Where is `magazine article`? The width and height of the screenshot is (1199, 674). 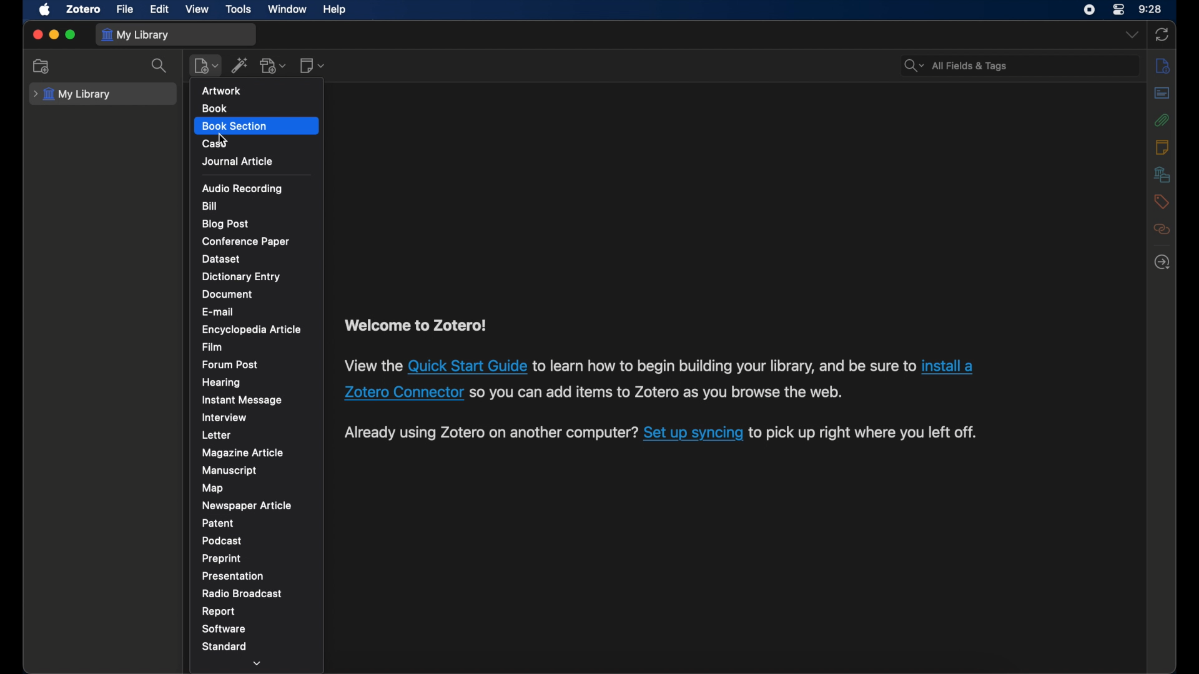
magazine article is located at coordinates (245, 452).